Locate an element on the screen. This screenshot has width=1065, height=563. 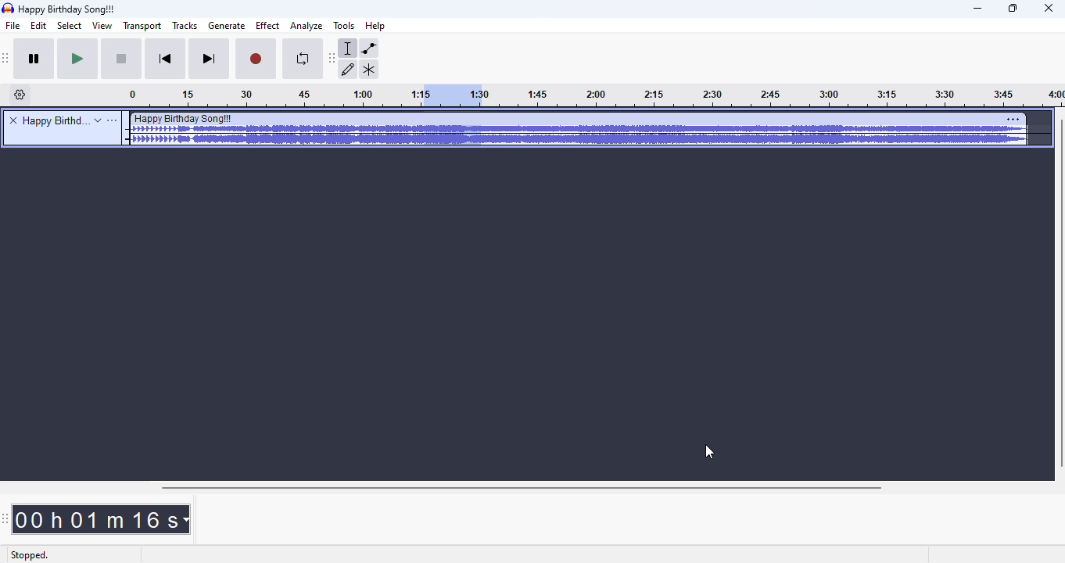
stop is located at coordinates (123, 60).